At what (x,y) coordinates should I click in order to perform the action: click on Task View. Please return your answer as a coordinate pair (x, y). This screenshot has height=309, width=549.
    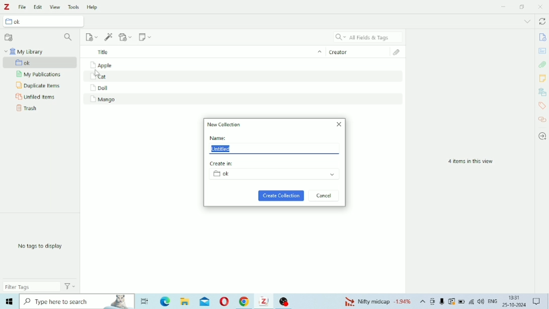
    Looking at the image, I should click on (145, 301).